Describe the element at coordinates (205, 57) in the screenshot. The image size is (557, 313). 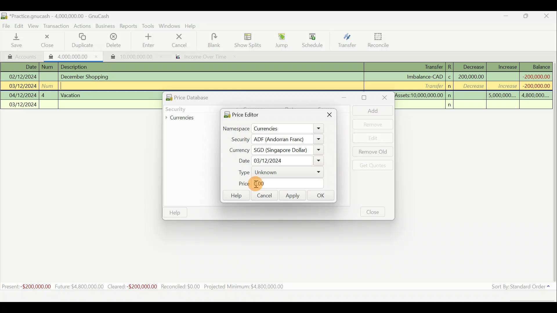
I see `income over time` at that location.